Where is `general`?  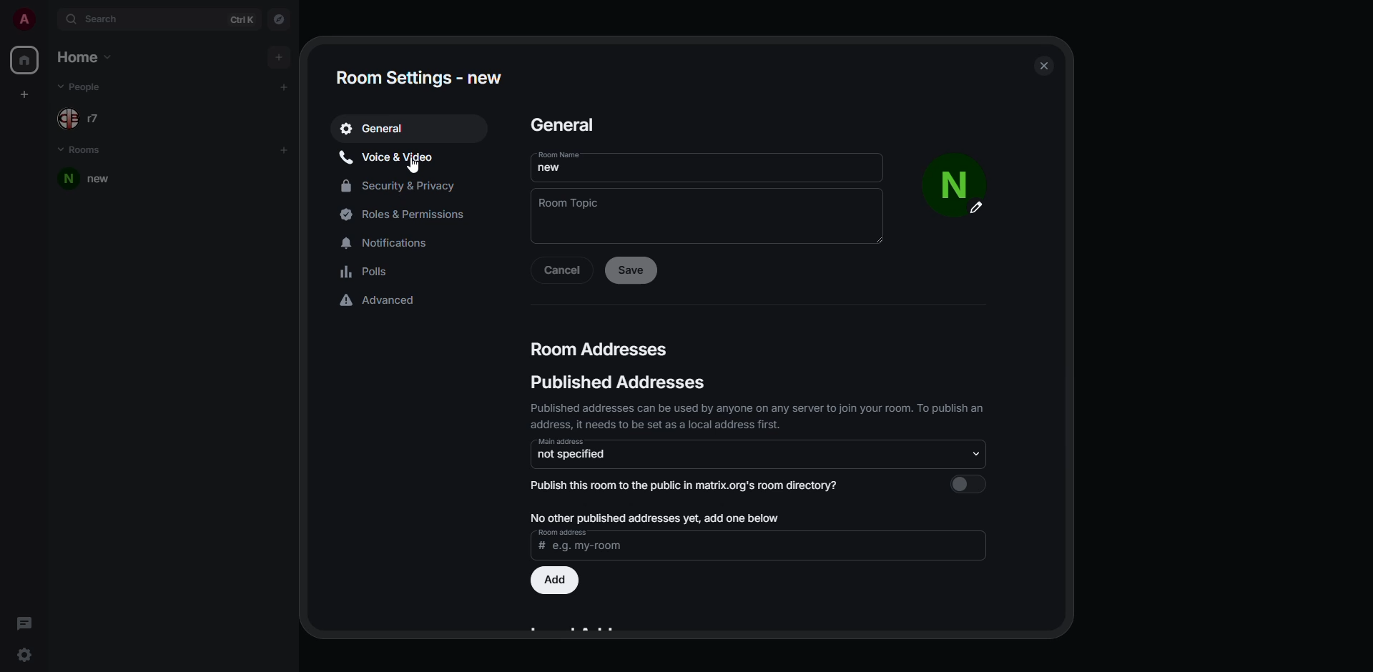
general is located at coordinates (567, 125).